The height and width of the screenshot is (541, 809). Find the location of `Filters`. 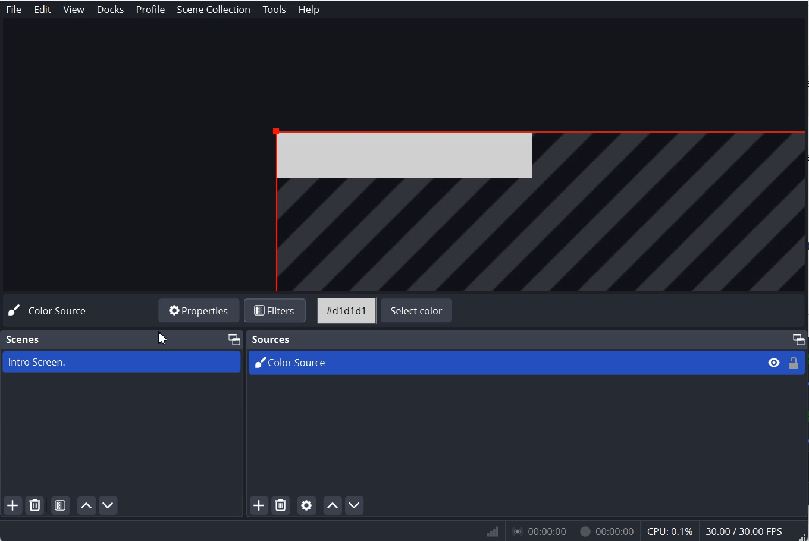

Filters is located at coordinates (278, 312).